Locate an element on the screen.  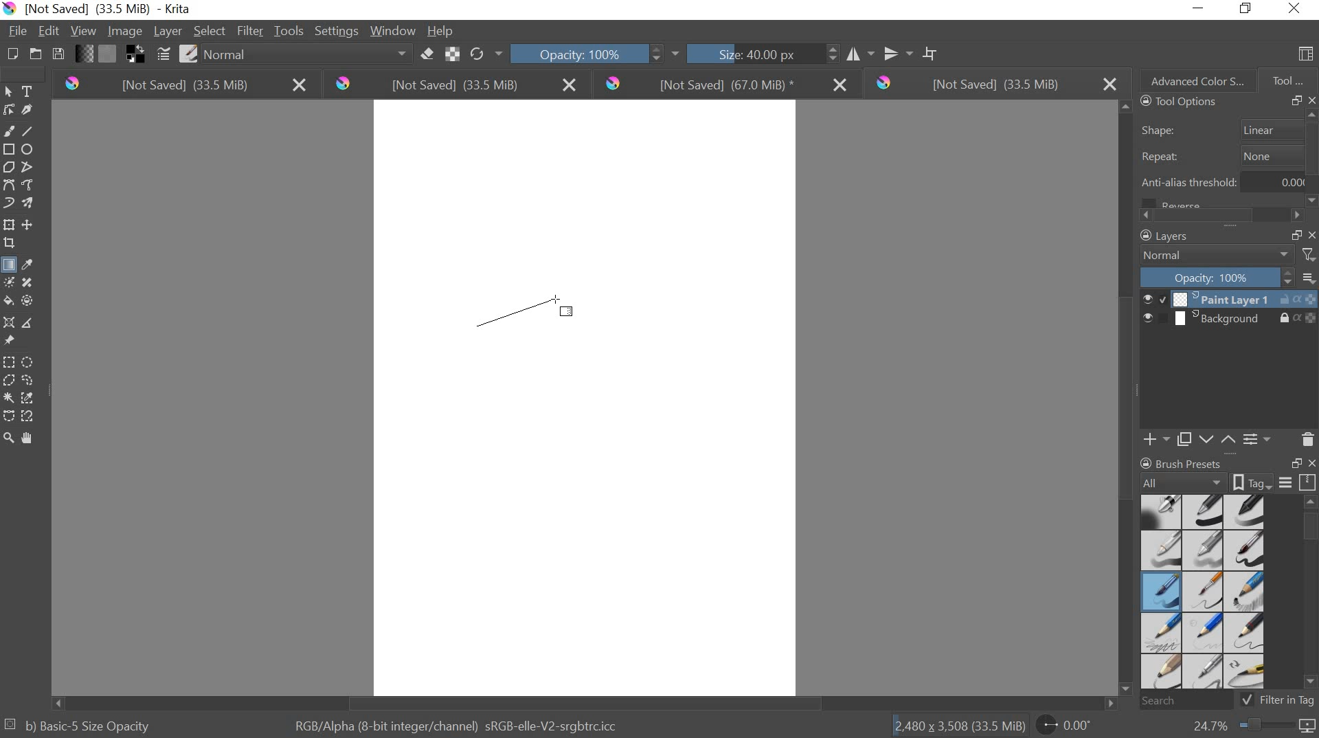
HELP is located at coordinates (441, 32).